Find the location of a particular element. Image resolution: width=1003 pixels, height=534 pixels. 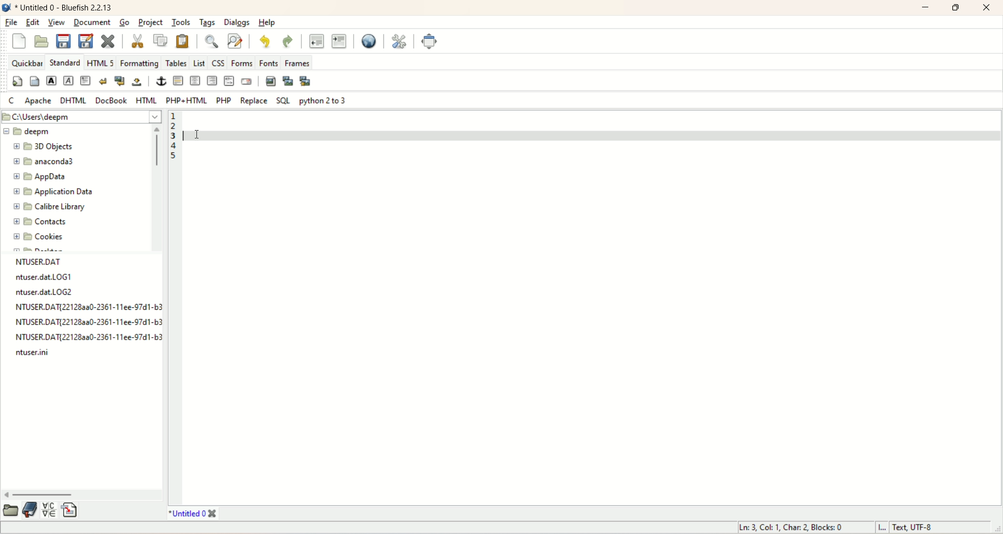

paragraph is located at coordinates (86, 80).